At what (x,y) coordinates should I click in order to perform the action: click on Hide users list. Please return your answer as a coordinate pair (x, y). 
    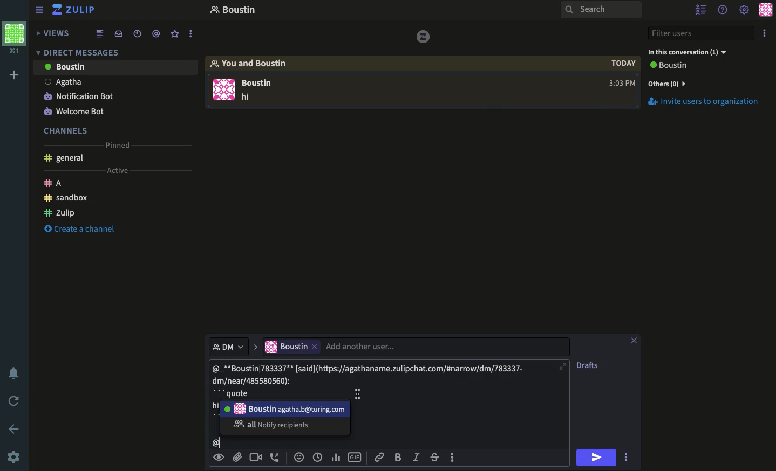
    Looking at the image, I should click on (702, 9).